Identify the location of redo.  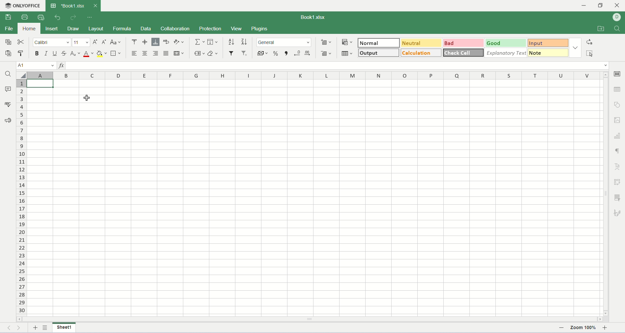
(75, 18).